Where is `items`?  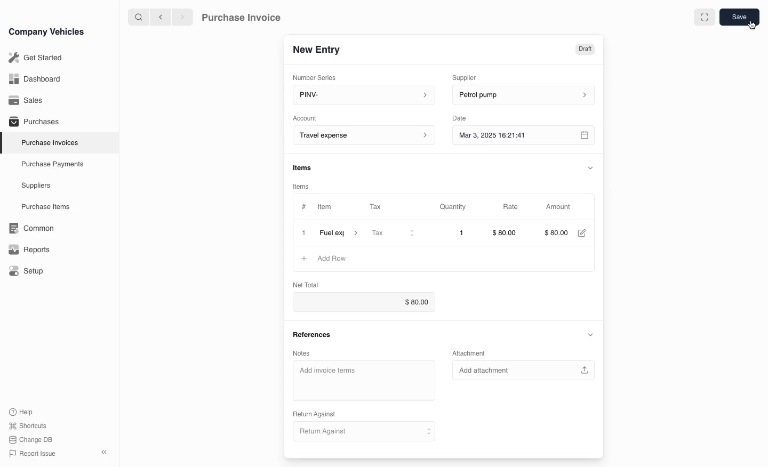
items is located at coordinates (303, 186).